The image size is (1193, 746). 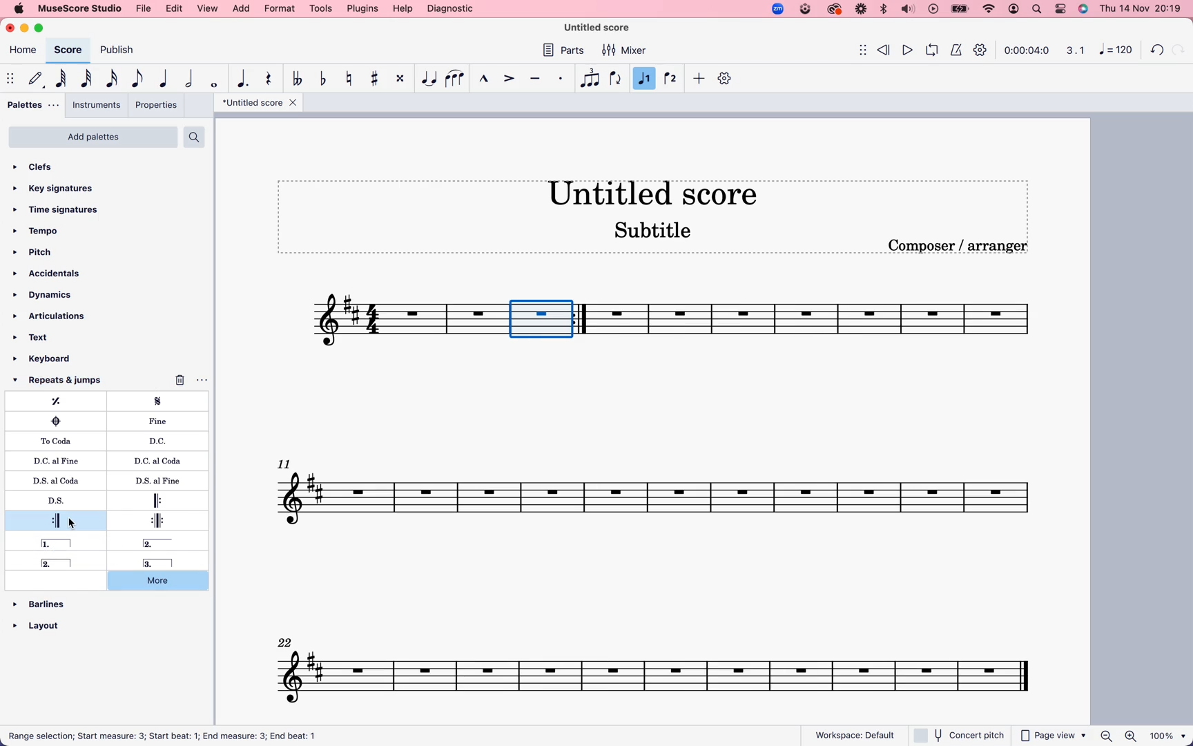 I want to click on segno, so click(x=165, y=402).